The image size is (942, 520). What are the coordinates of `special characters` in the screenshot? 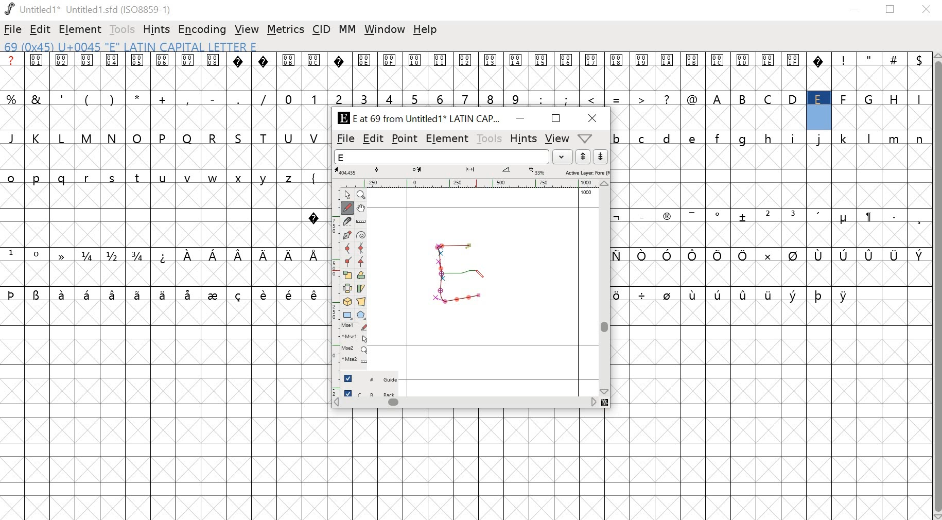 It's located at (161, 295).